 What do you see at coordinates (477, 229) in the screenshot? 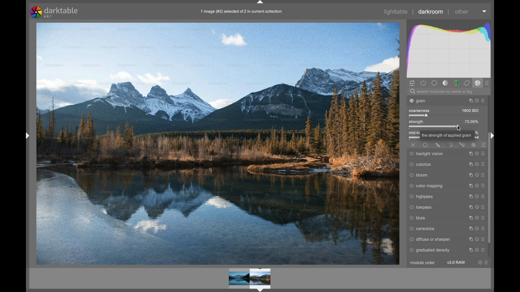
I see `reset parameters` at bounding box center [477, 229].